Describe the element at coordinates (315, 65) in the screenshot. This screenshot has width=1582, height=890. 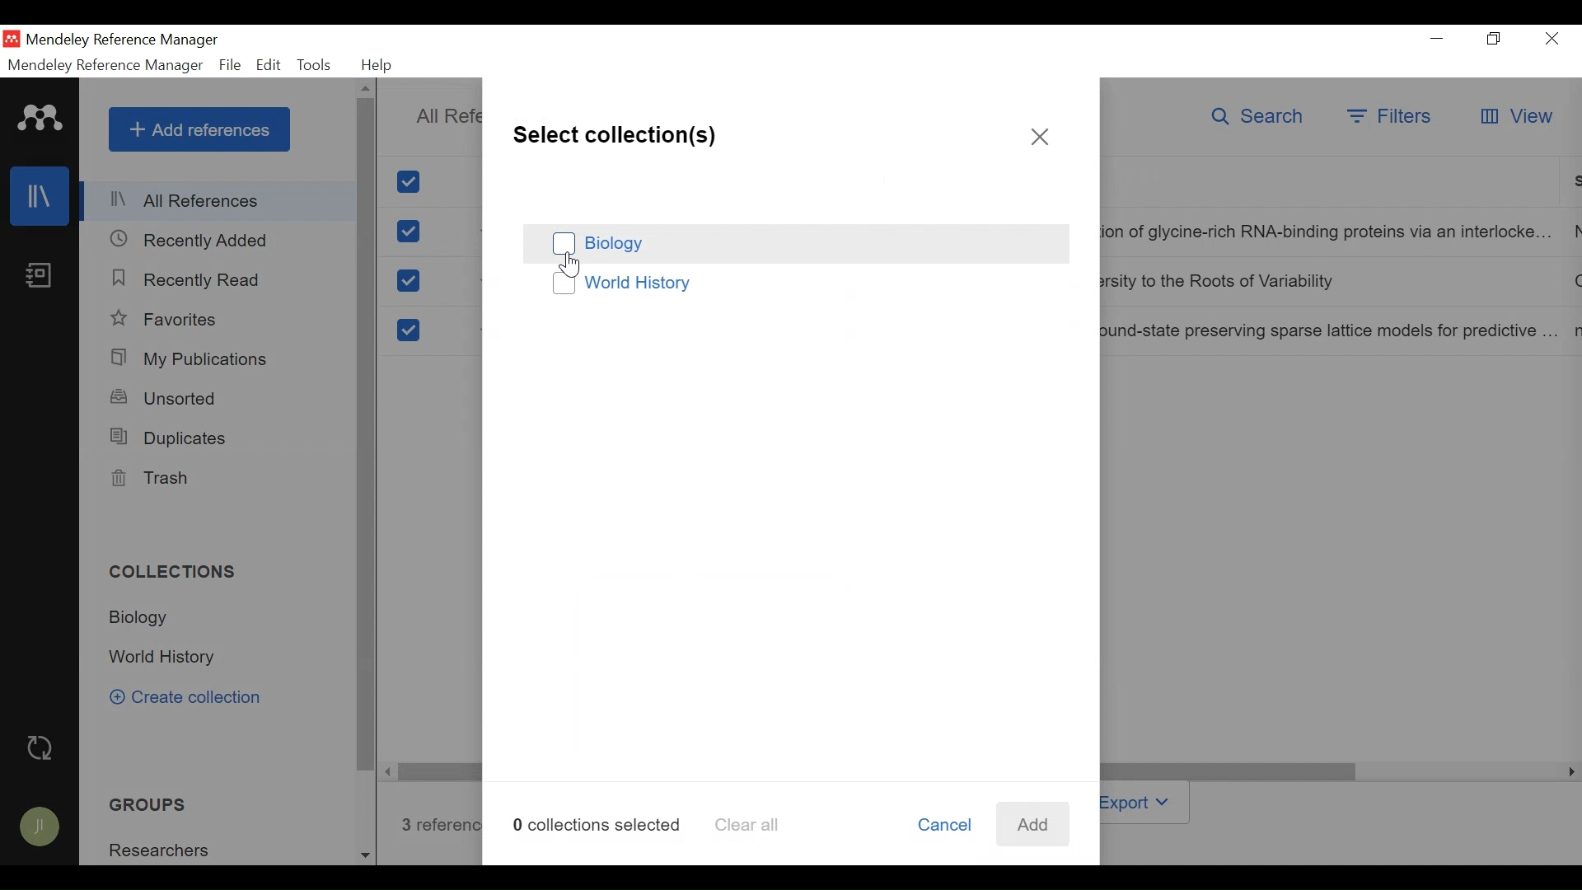
I see `Tools` at that location.